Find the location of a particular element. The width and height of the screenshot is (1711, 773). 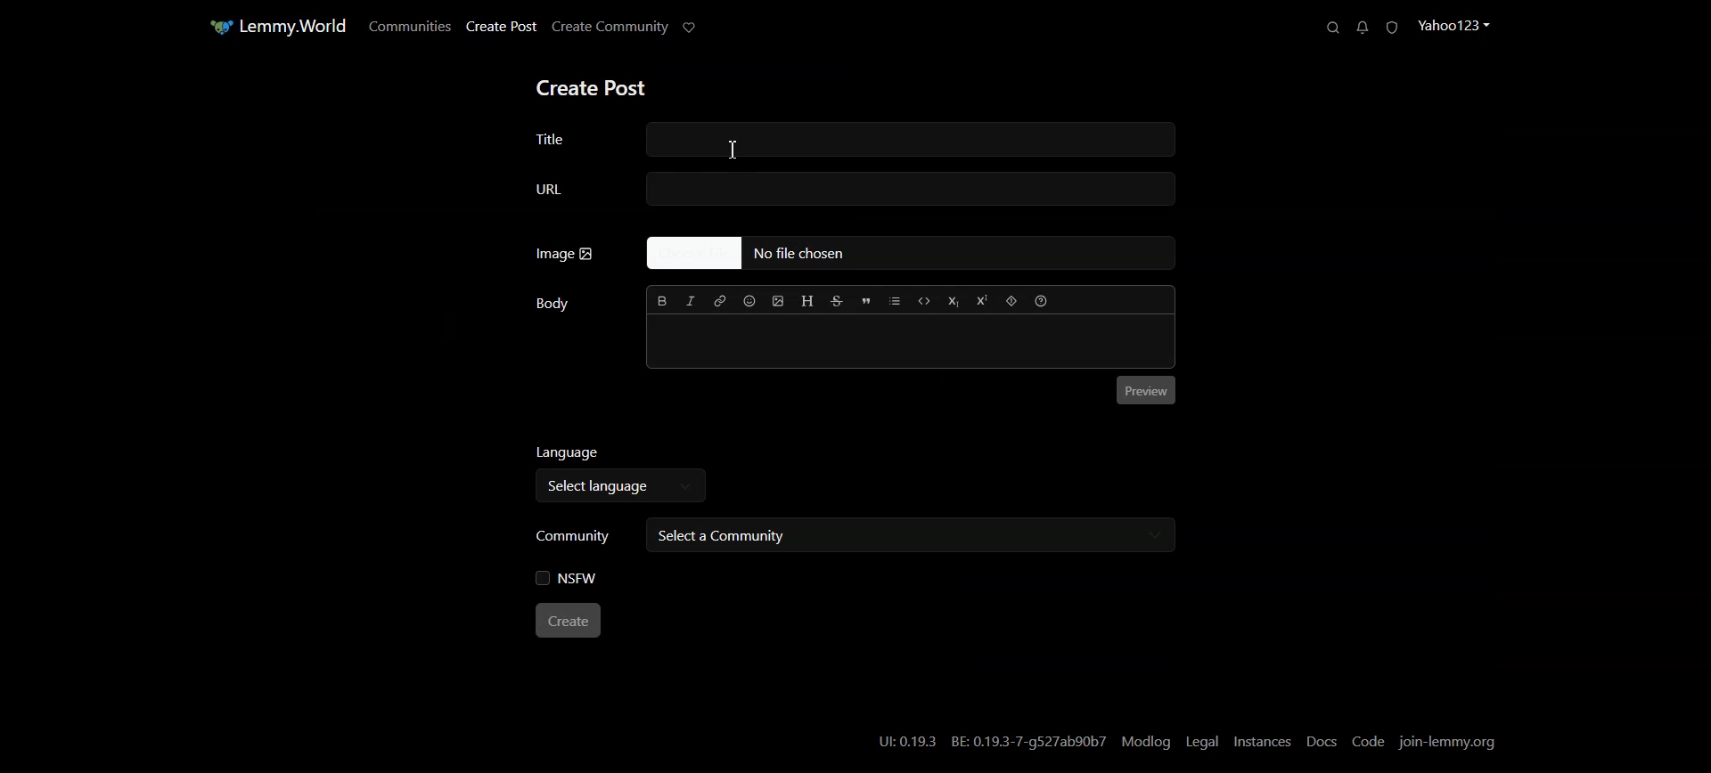

Docs is located at coordinates (1322, 742).